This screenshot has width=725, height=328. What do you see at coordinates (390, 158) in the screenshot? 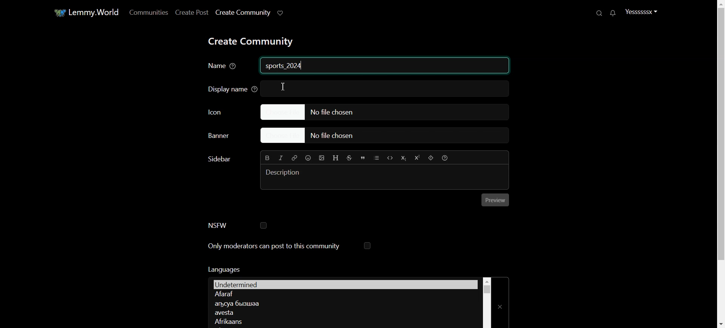
I see `Code` at bounding box center [390, 158].